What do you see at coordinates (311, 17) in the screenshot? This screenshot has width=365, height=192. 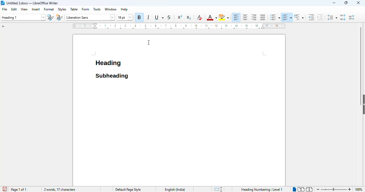 I see `increase indent` at bounding box center [311, 17].